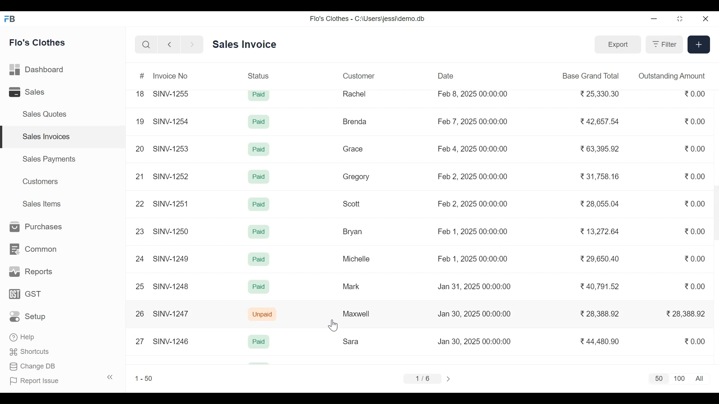 Image resolution: width=719 pixels, height=404 pixels. Describe the element at coordinates (473, 121) in the screenshot. I see `Feb 7, 2025 00:00:00` at that location.